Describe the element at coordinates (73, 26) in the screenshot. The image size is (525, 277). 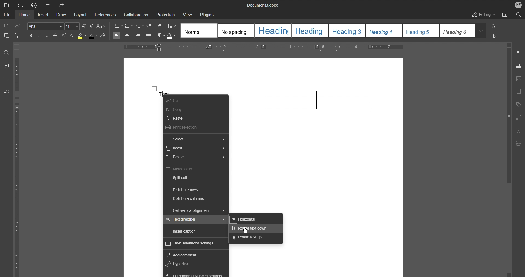
I see `Font size` at that location.